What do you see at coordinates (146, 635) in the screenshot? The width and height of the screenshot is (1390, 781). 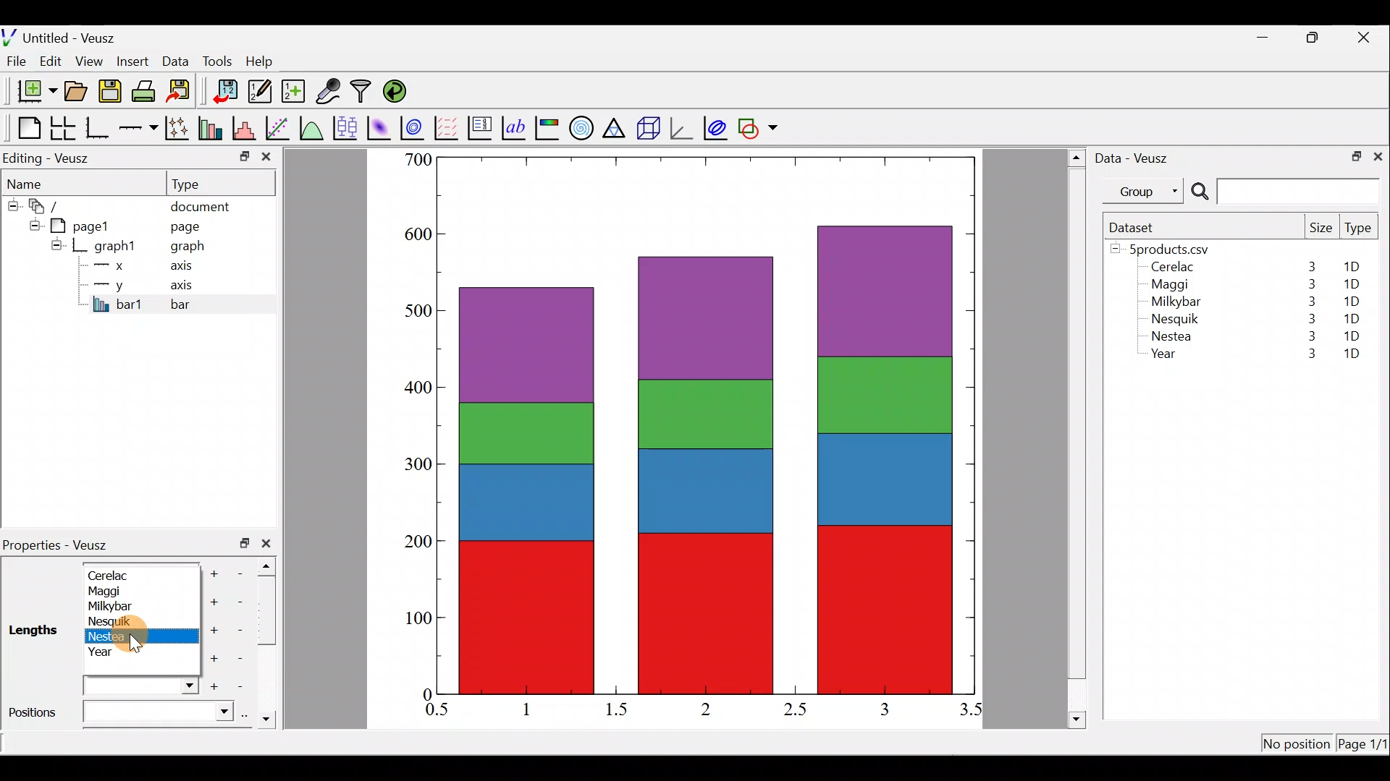 I see `Cursor` at bounding box center [146, 635].